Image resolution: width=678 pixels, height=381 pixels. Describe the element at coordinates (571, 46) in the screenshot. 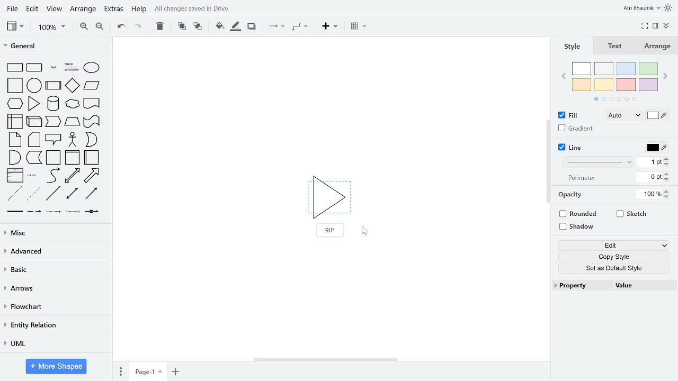

I see `styles` at that location.